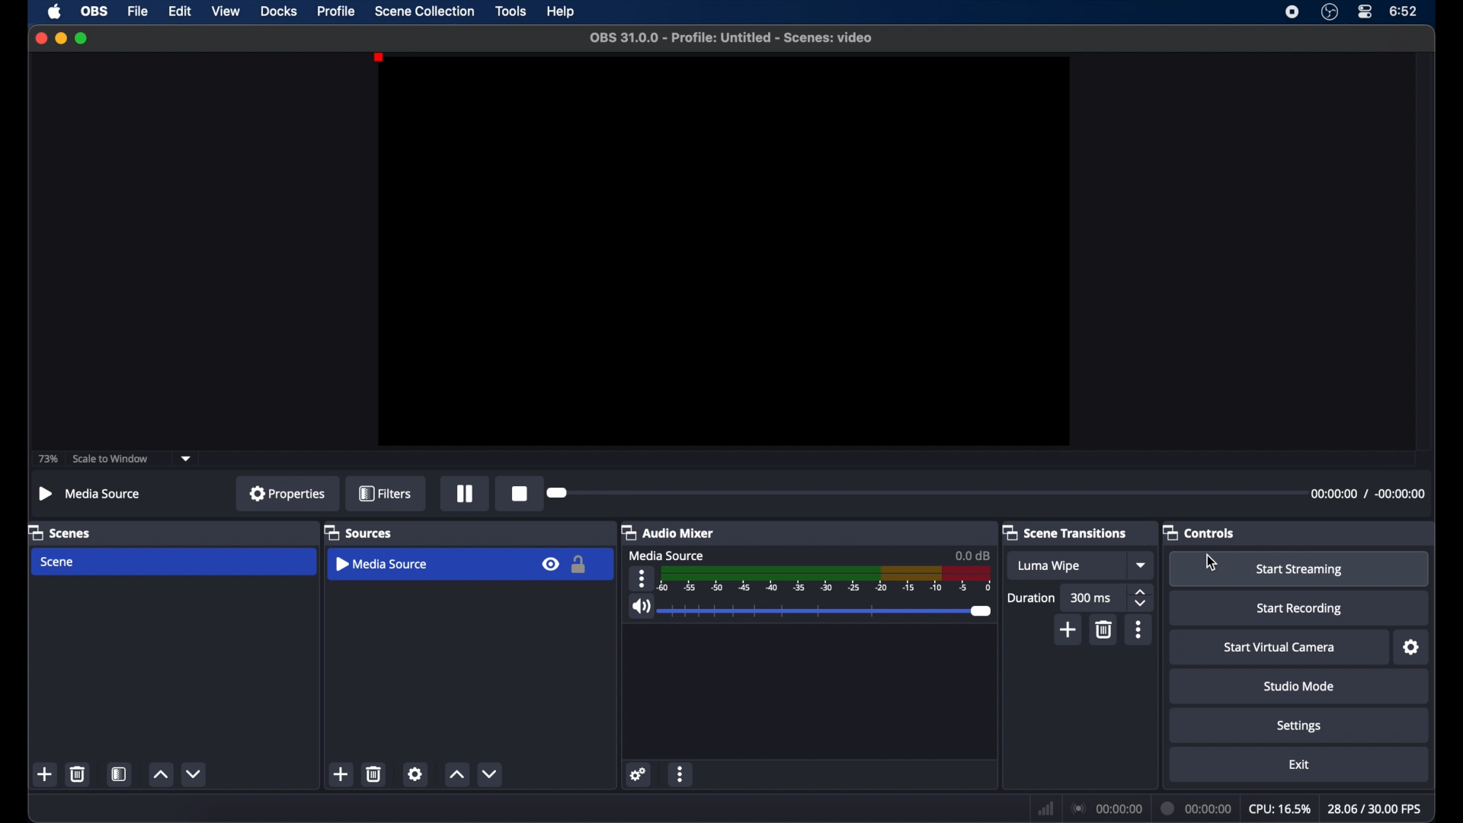  Describe the element at coordinates (46, 459) in the screenshot. I see `73%` at that location.